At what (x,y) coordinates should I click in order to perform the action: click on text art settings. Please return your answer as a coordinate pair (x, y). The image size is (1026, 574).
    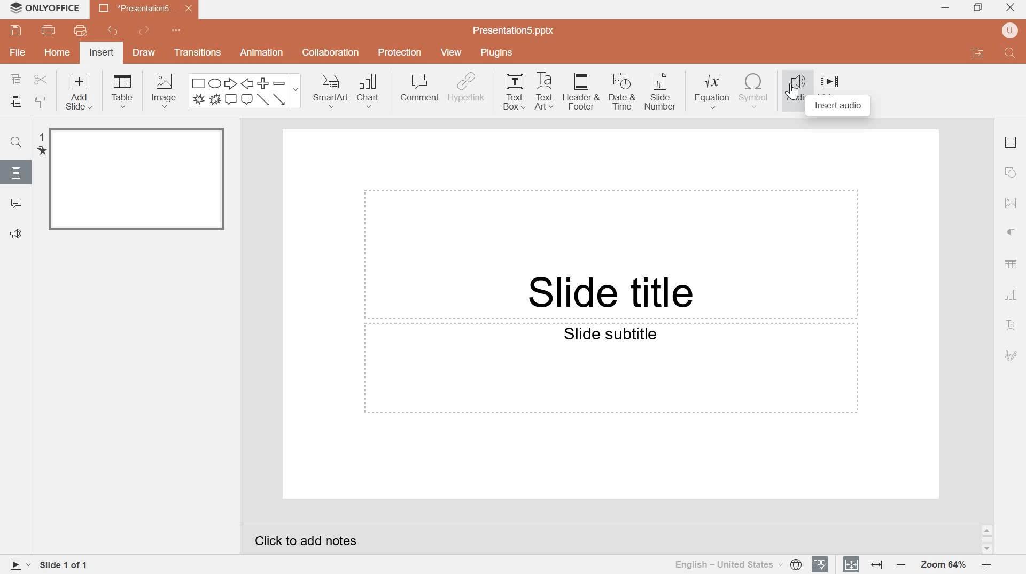
    Looking at the image, I should click on (1009, 326).